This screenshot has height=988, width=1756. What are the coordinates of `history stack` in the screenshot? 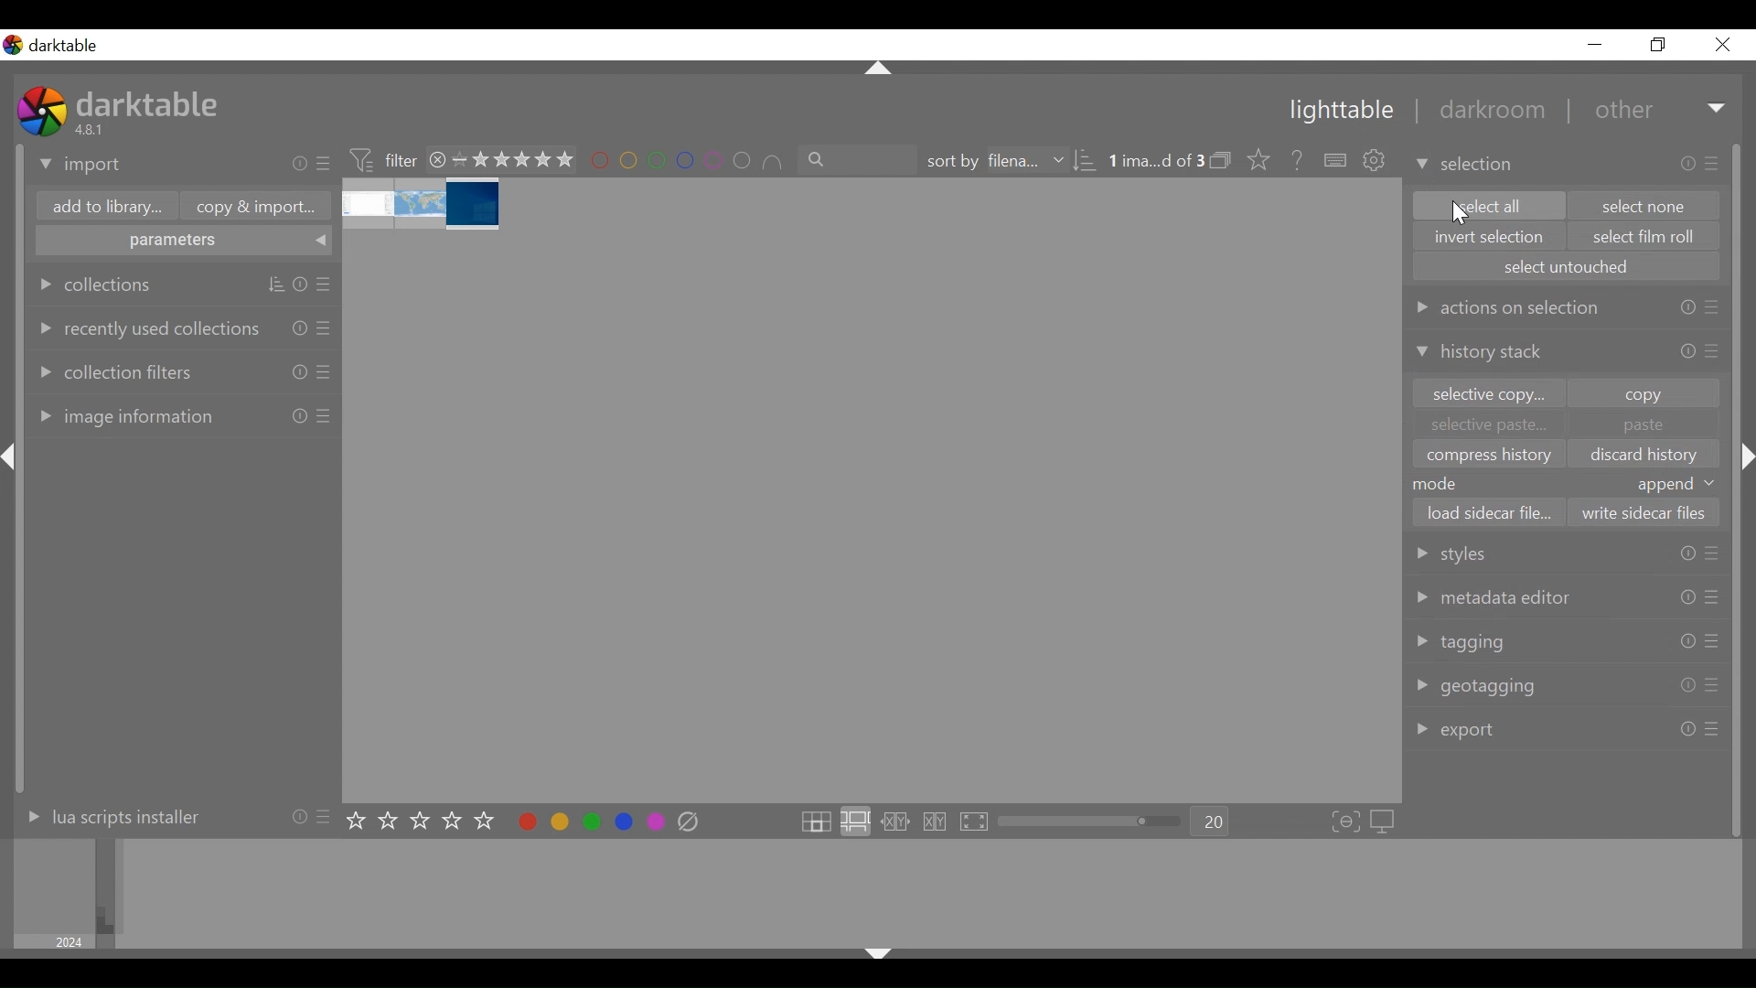 It's located at (1483, 354).